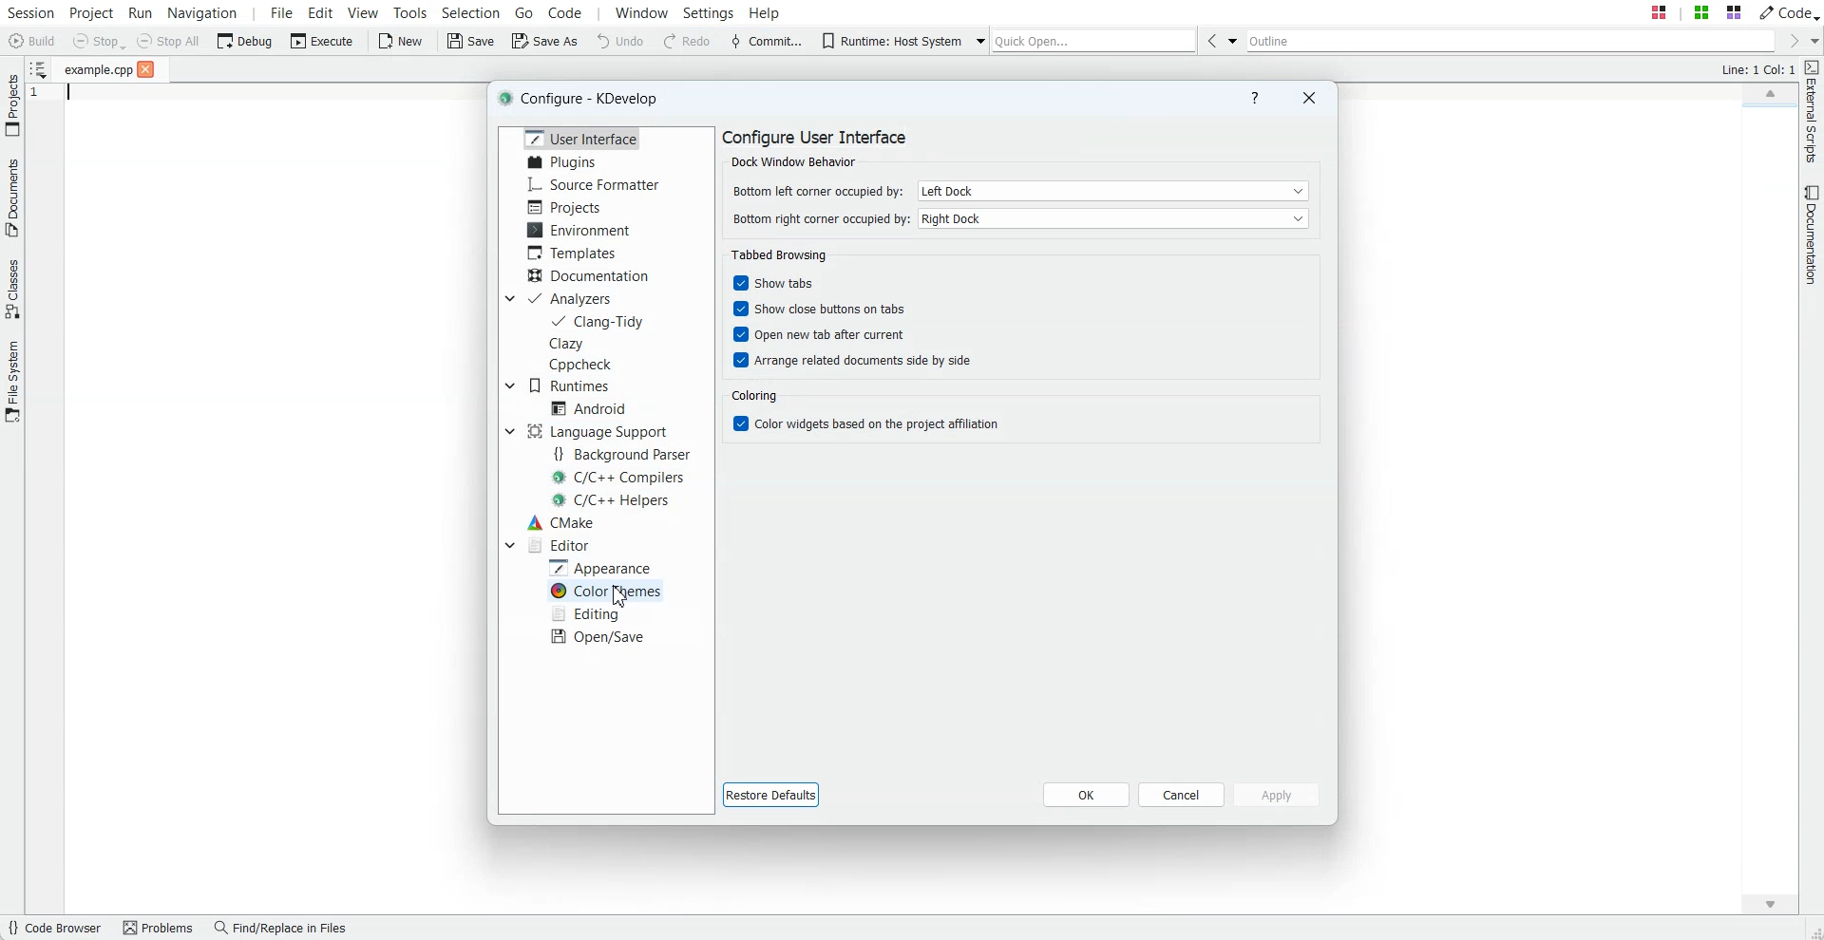 The width and height of the screenshot is (1824, 940). I want to click on Clazy, so click(585, 343).